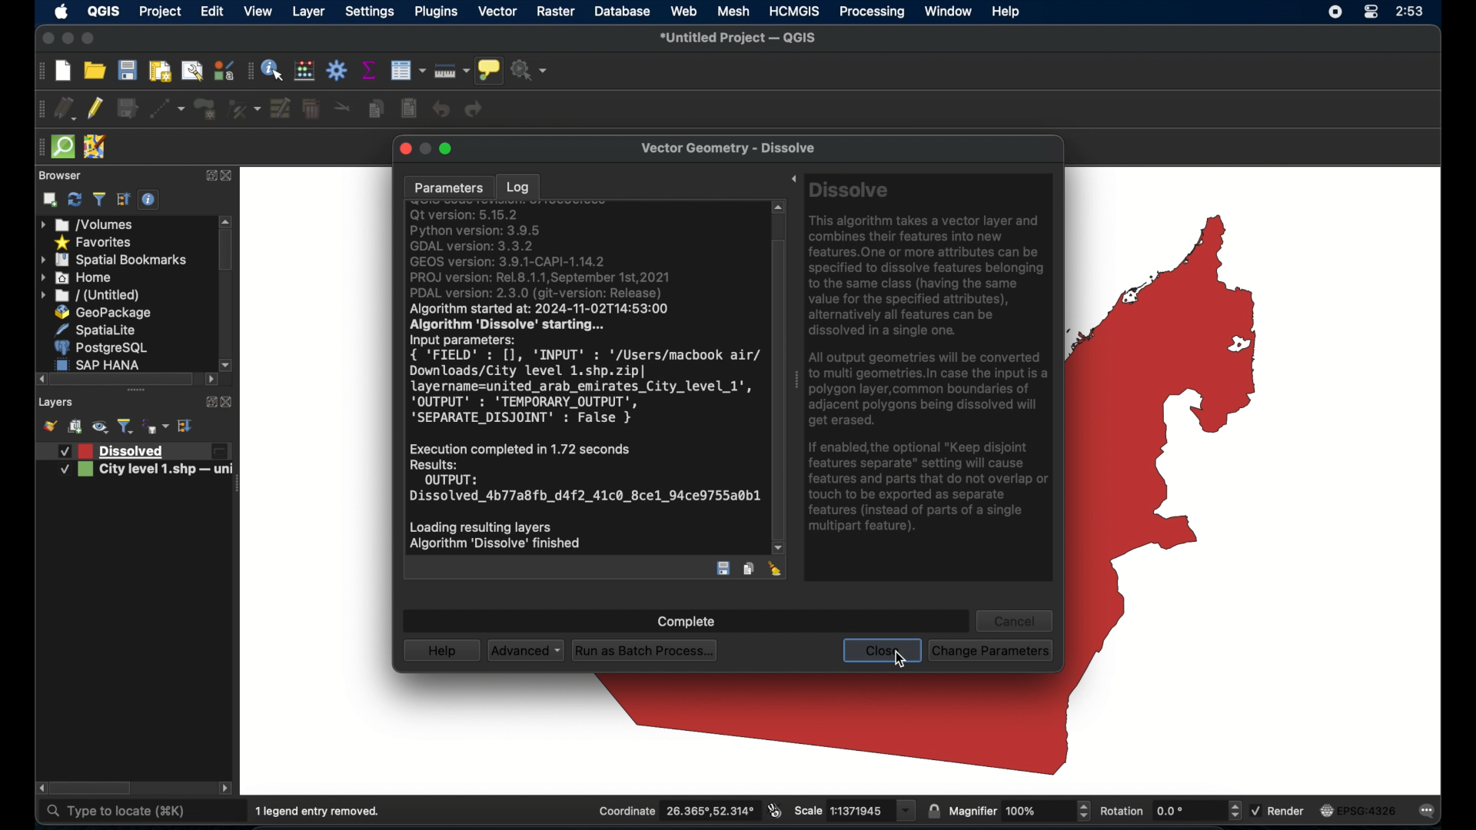  Describe the element at coordinates (993, 650) in the screenshot. I see `Change parameters` at that location.